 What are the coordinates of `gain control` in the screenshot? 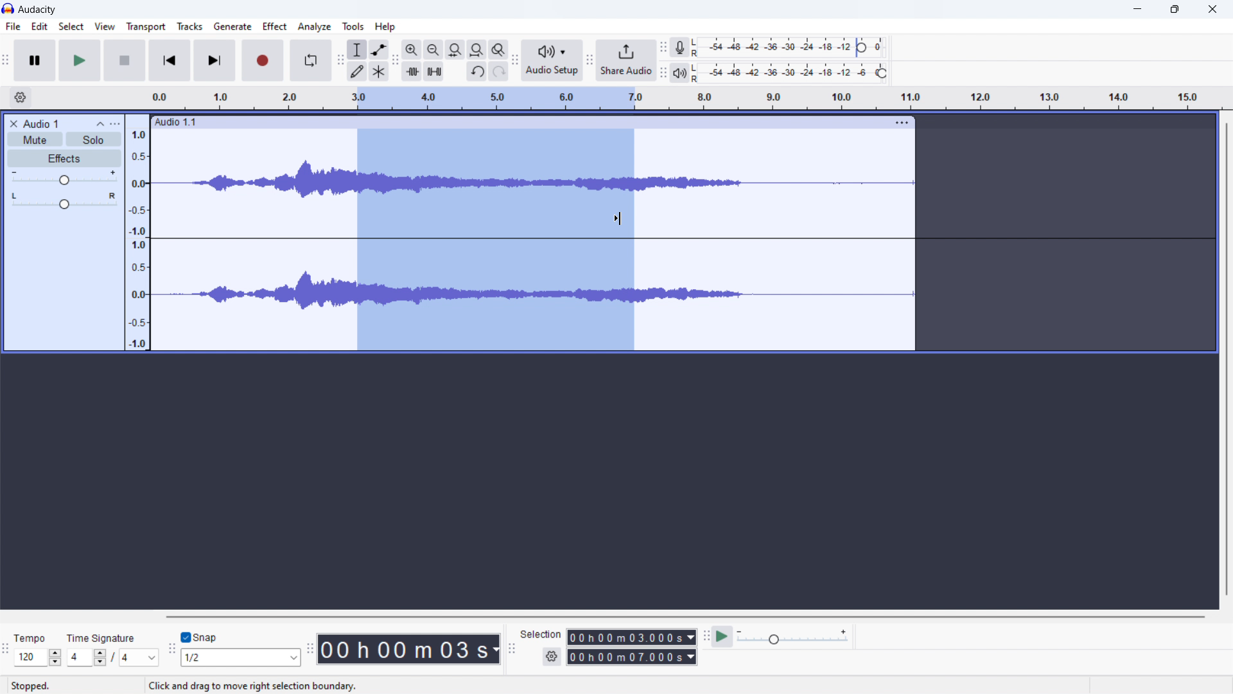 It's located at (64, 179).